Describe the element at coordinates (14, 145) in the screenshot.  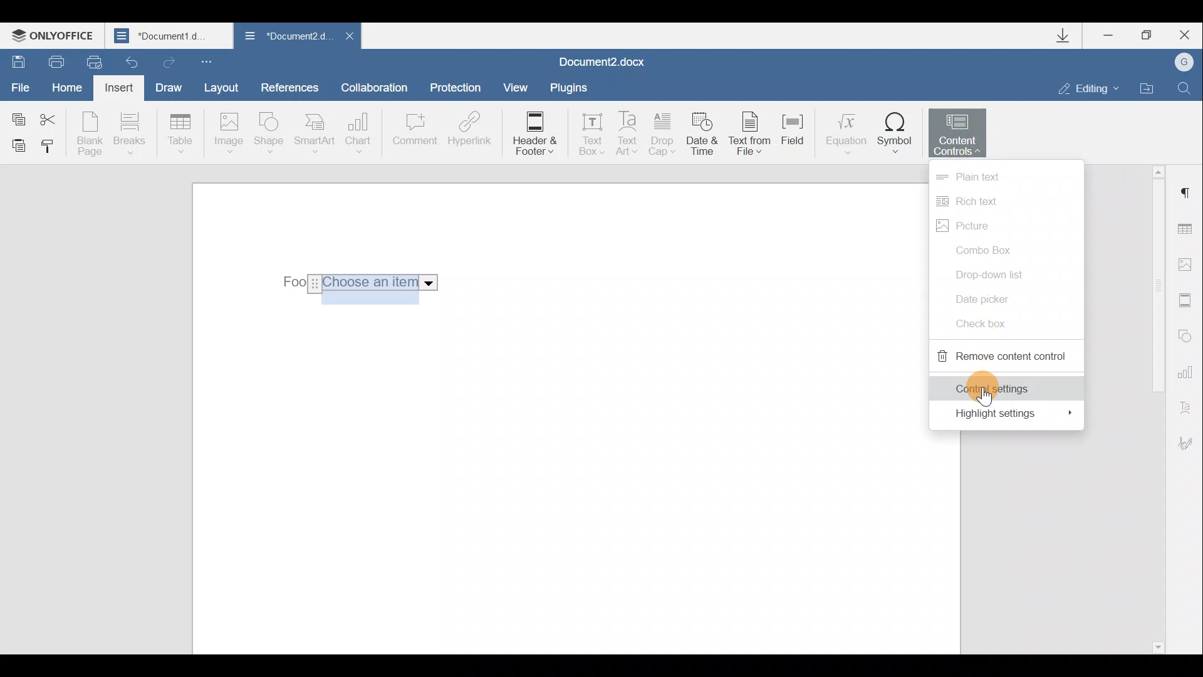
I see `Paste` at that location.